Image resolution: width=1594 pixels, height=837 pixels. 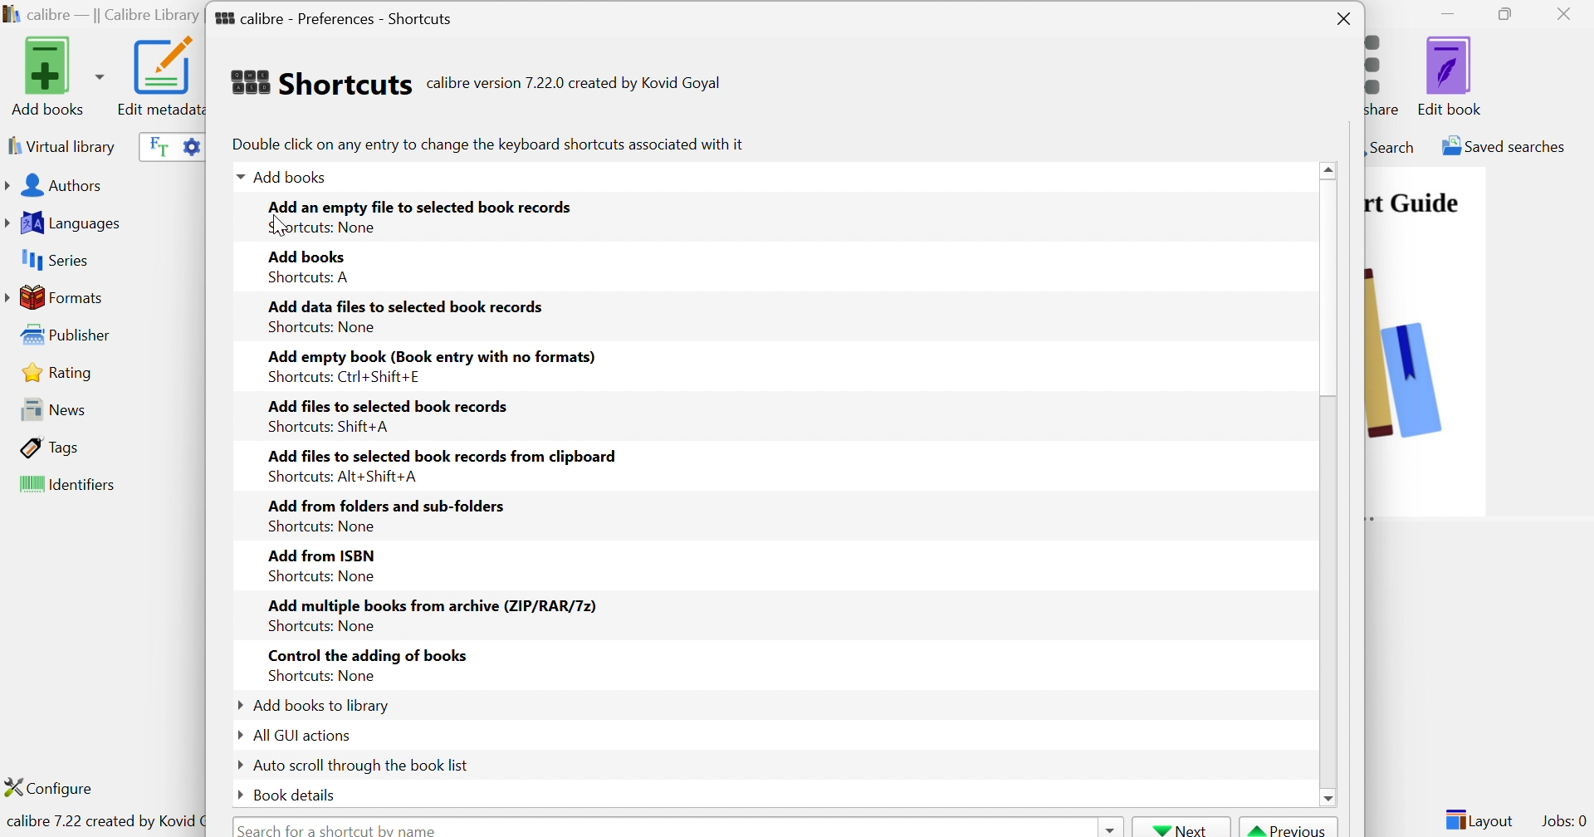 I want to click on Shortcuts none, so click(x=325, y=228).